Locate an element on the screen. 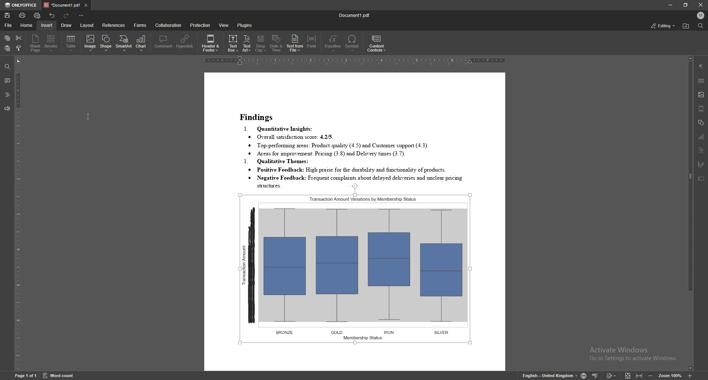 The width and height of the screenshot is (708, 380). change doc language is located at coordinates (583, 376).